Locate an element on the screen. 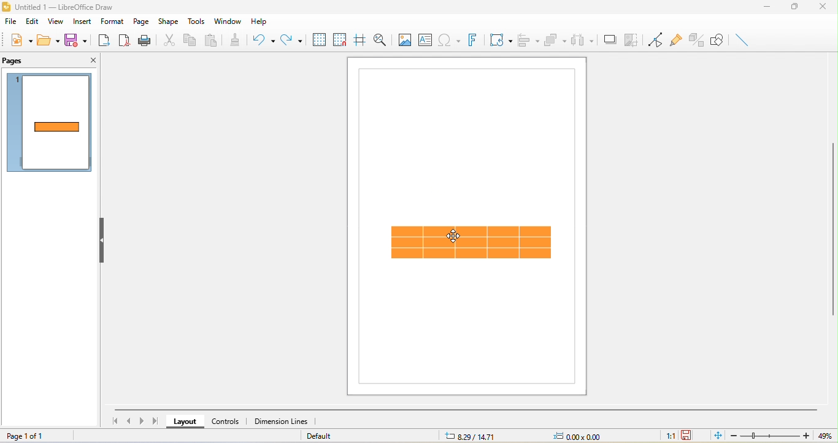 The image size is (838, 443). next page is located at coordinates (144, 421).